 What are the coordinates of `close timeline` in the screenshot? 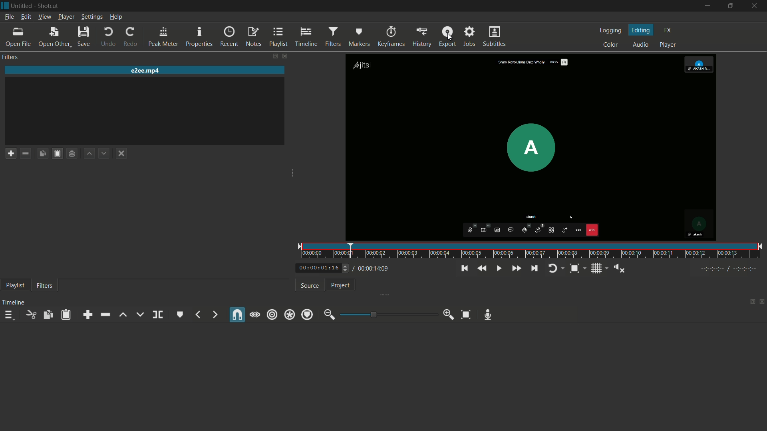 It's located at (762, 302).